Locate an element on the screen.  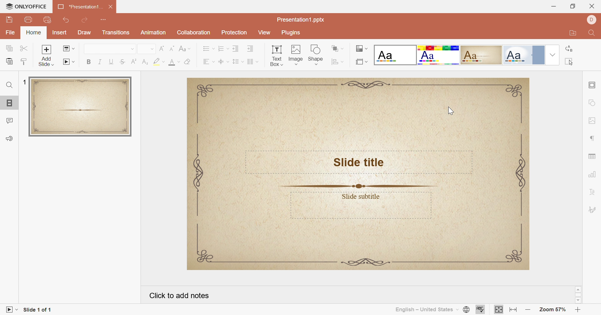
Fit to width is located at coordinates (514, 310).